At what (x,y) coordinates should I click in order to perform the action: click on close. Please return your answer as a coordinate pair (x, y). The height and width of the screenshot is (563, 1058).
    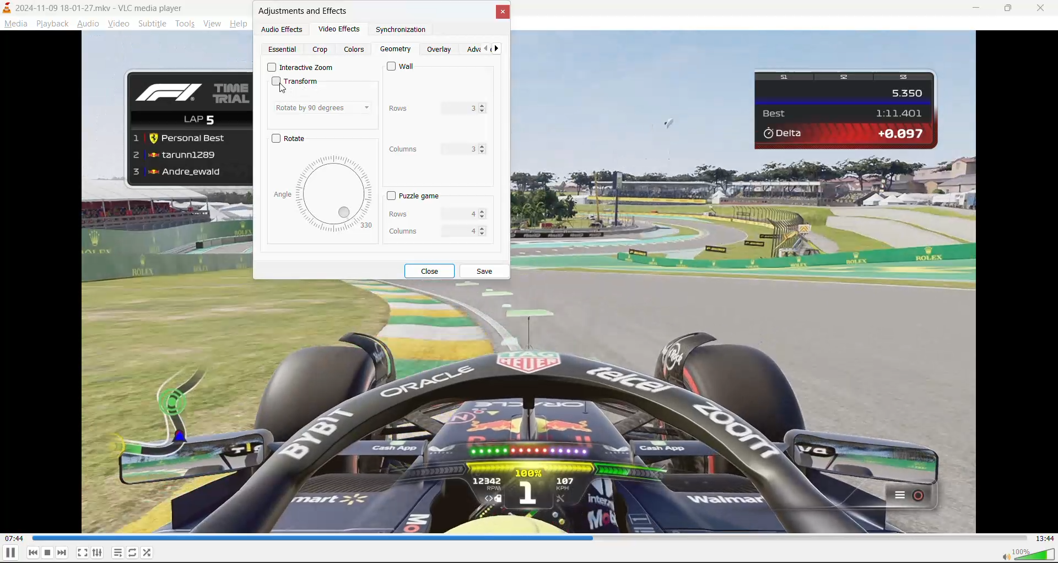
    Looking at the image, I should click on (432, 272).